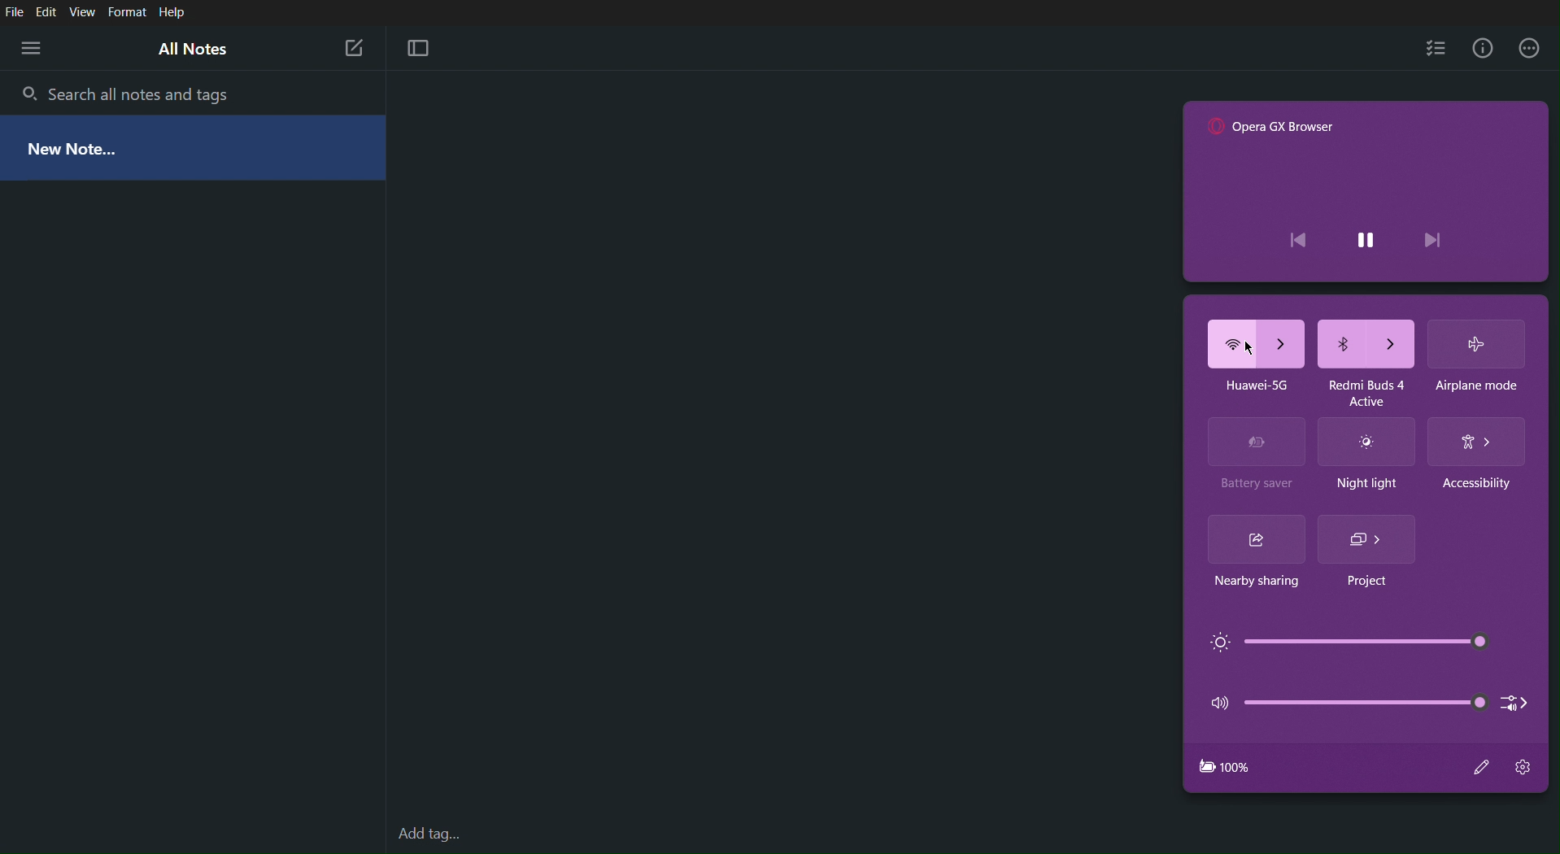 Image resolution: width=1560 pixels, height=854 pixels. Describe the element at coordinates (1475, 342) in the screenshot. I see `Airplane Mode` at that location.